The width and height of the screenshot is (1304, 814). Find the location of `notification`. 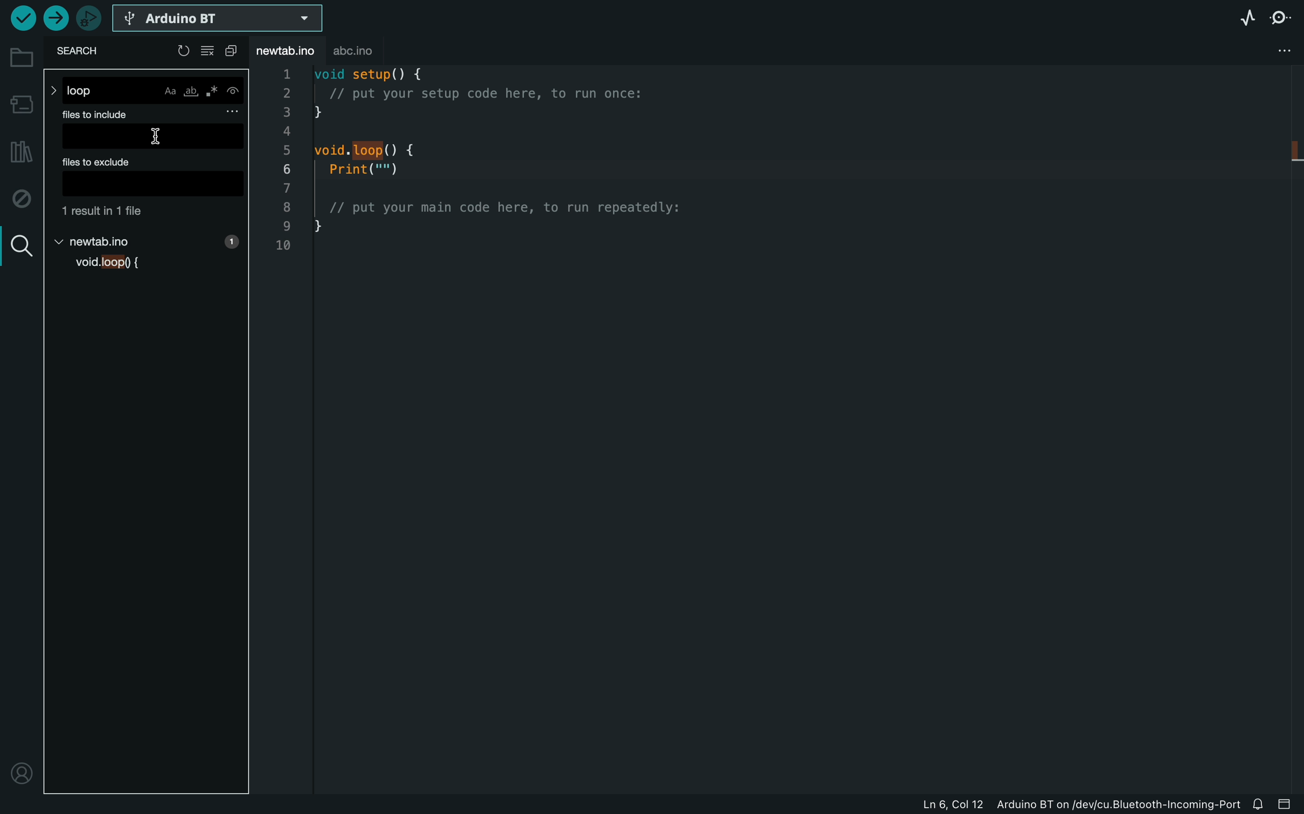

notification is located at coordinates (1261, 801).